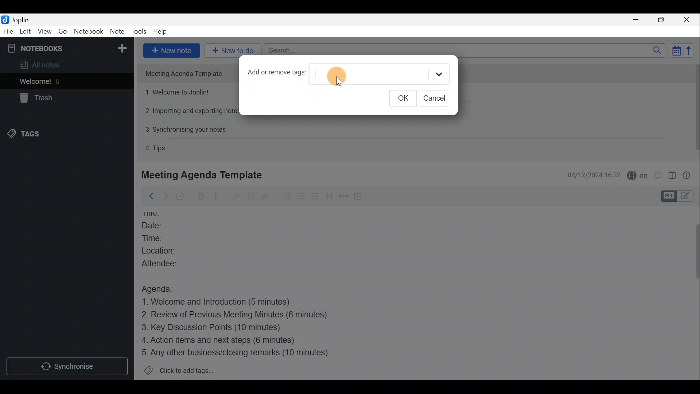 This screenshot has height=394, width=700. What do you see at coordinates (590, 174) in the screenshot?
I see `04/12/2024 16:32` at bounding box center [590, 174].